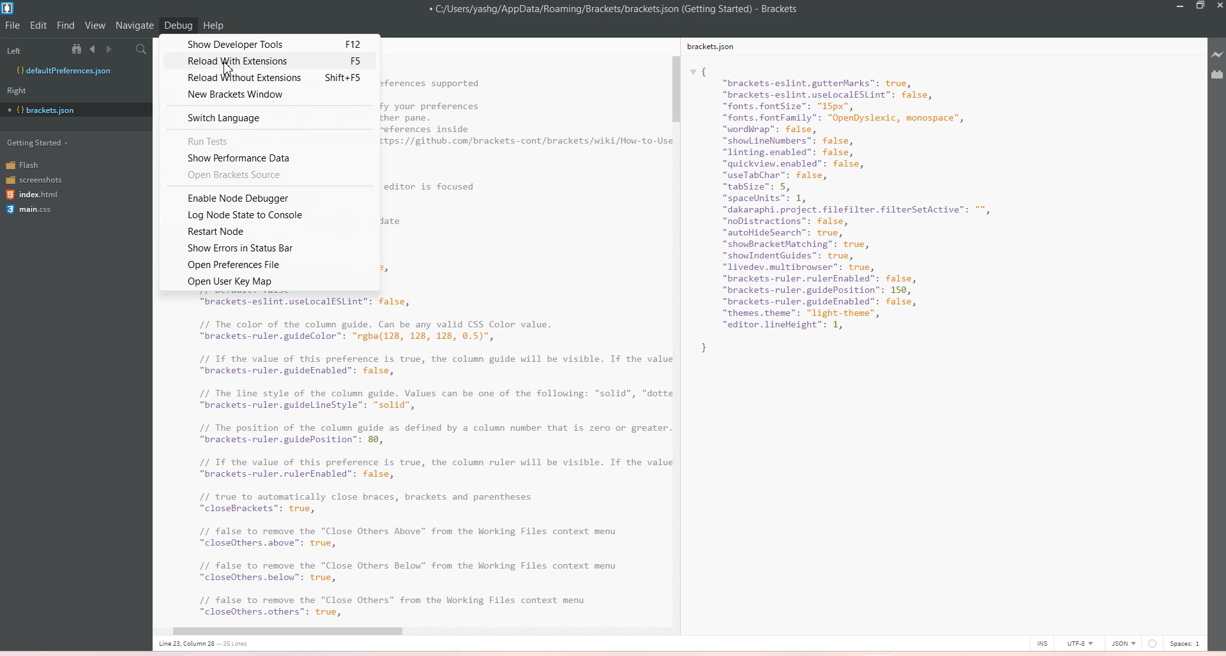 The height and width of the screenshot is (656, 1226). What do you see at coordinates (1215, 55) in the screenshot?
I see `Live Preview` at bounding box center [1215, 55].